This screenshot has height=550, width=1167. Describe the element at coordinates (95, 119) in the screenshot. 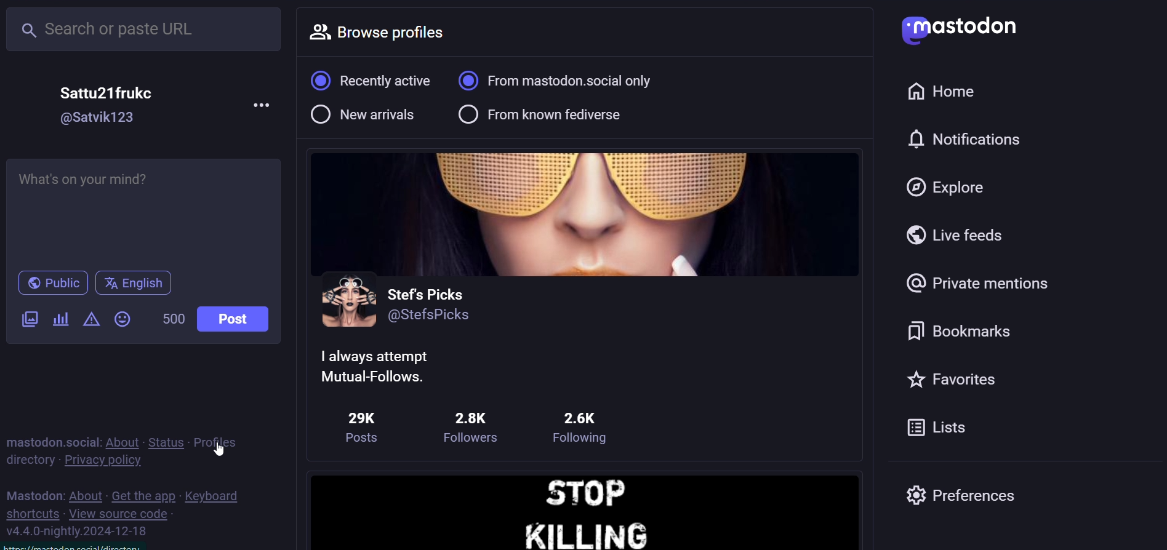

I see `id` at that location.